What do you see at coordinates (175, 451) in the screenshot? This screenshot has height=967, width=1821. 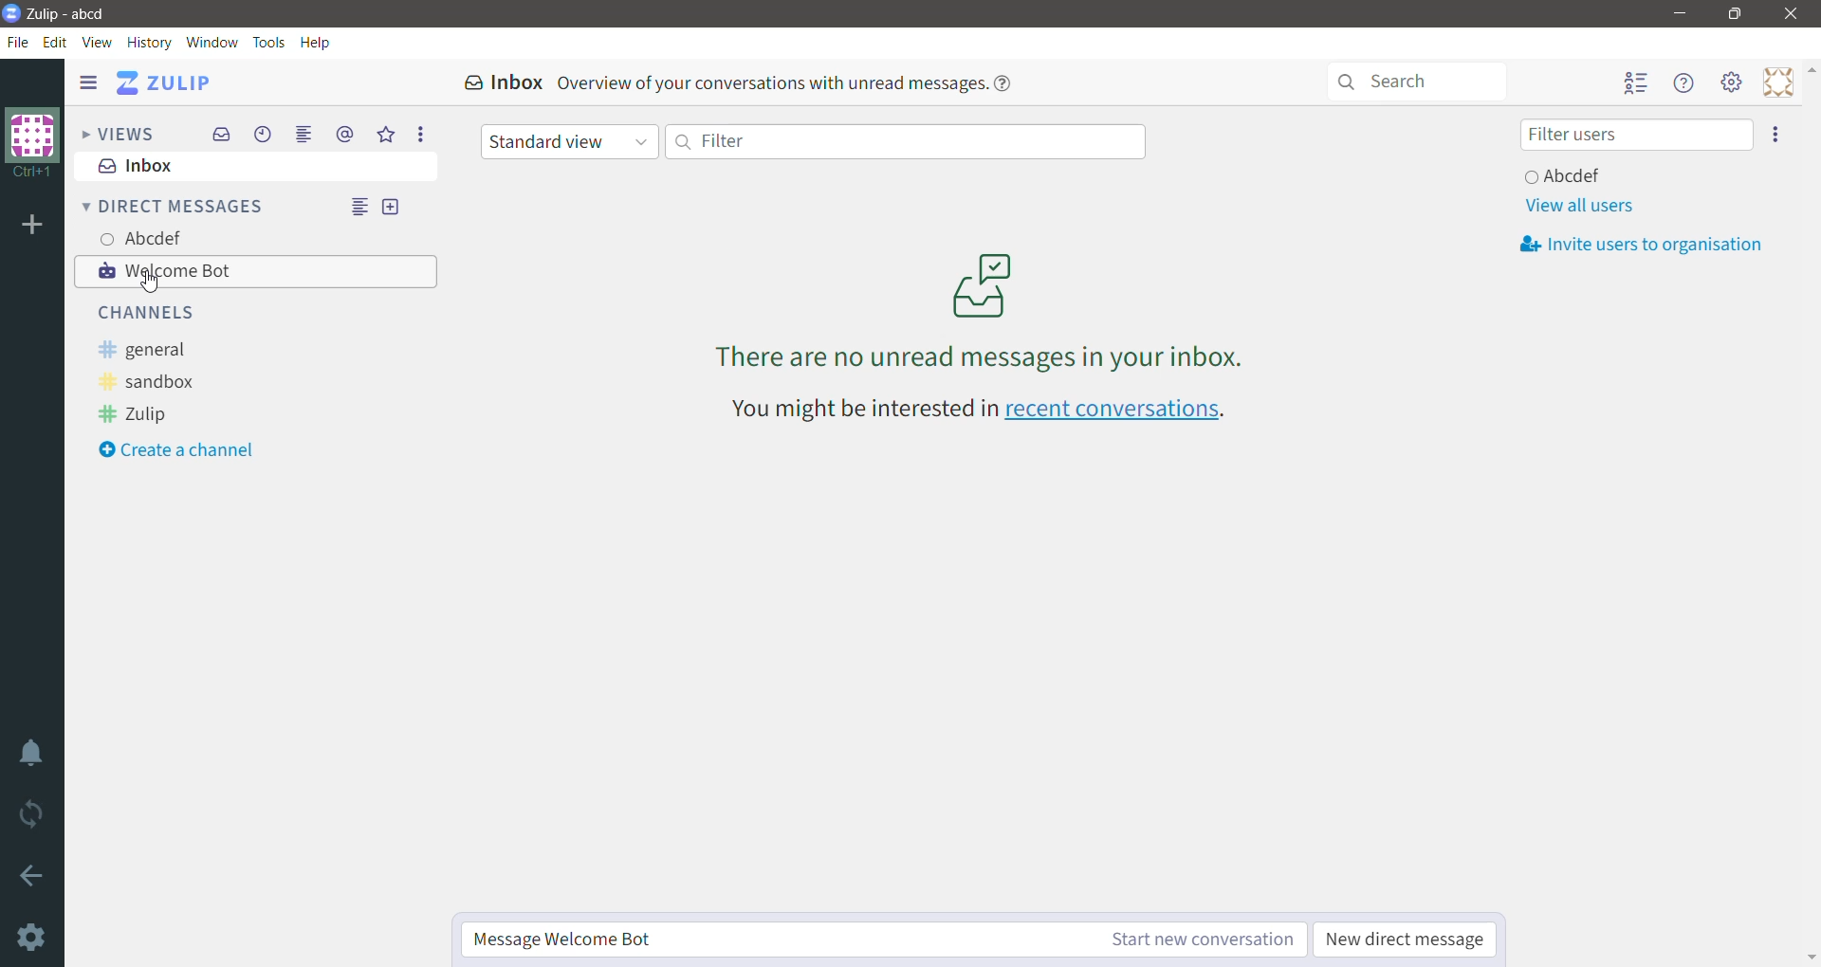 I see `Create a Channel` at bounding box center [175, 451].